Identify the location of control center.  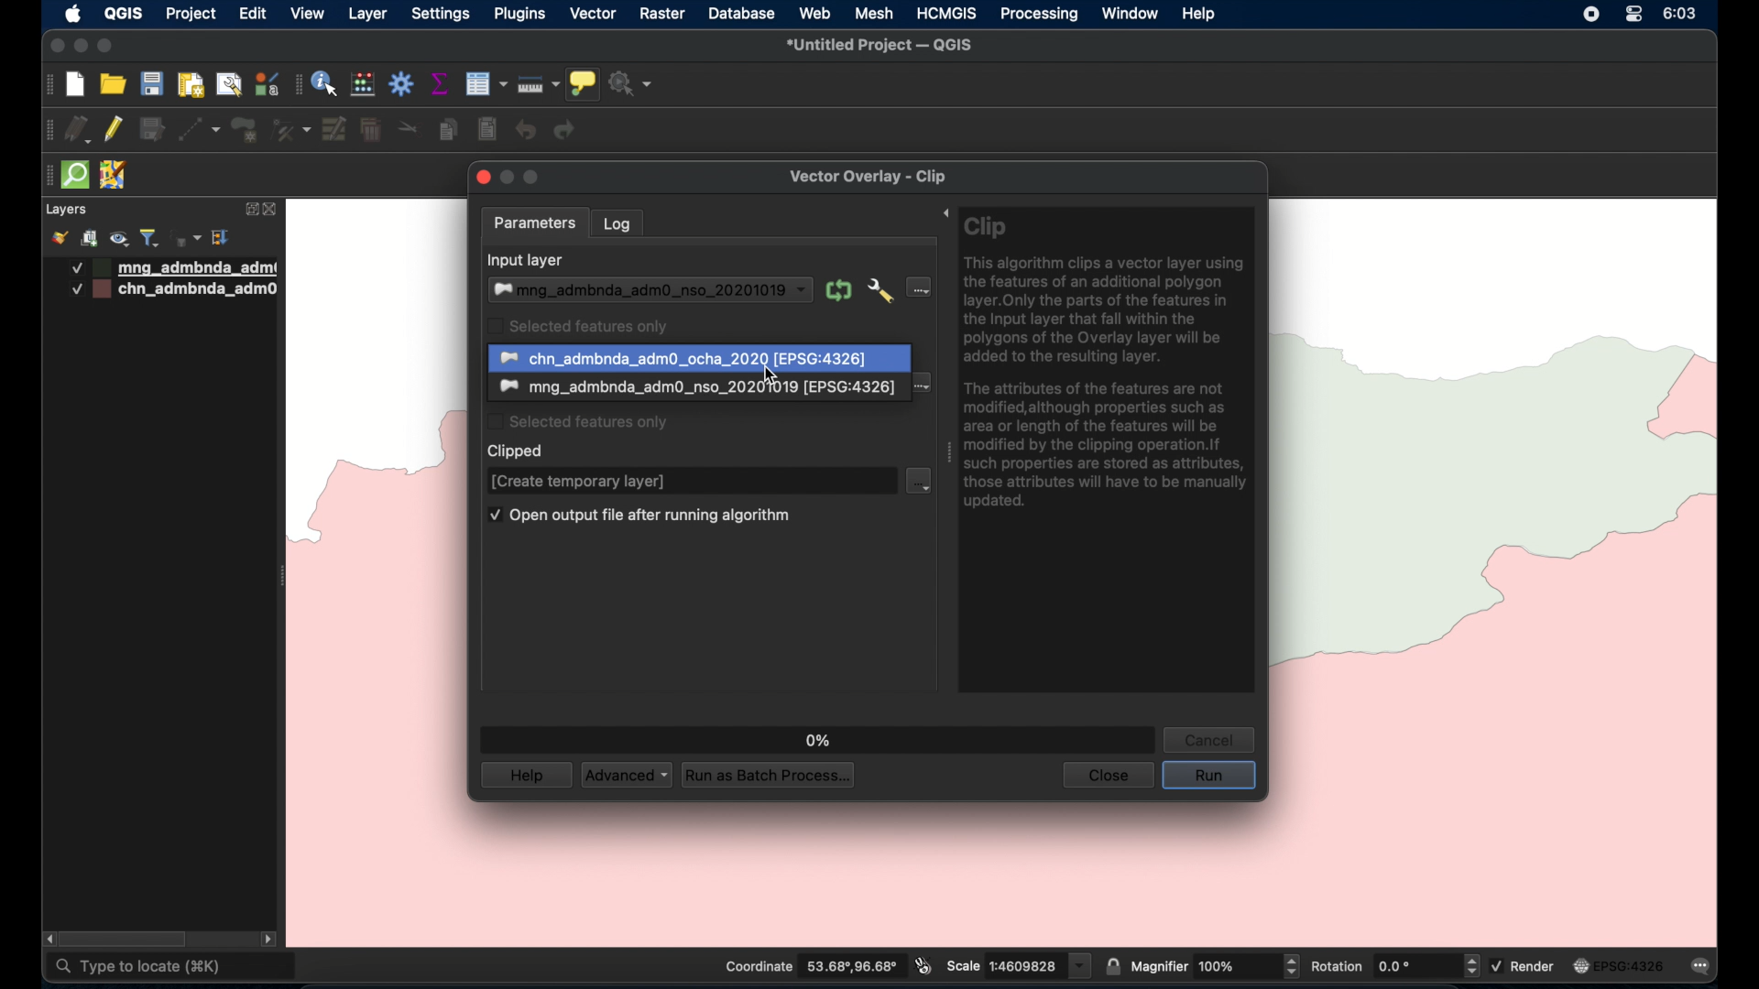
(1633, 14).